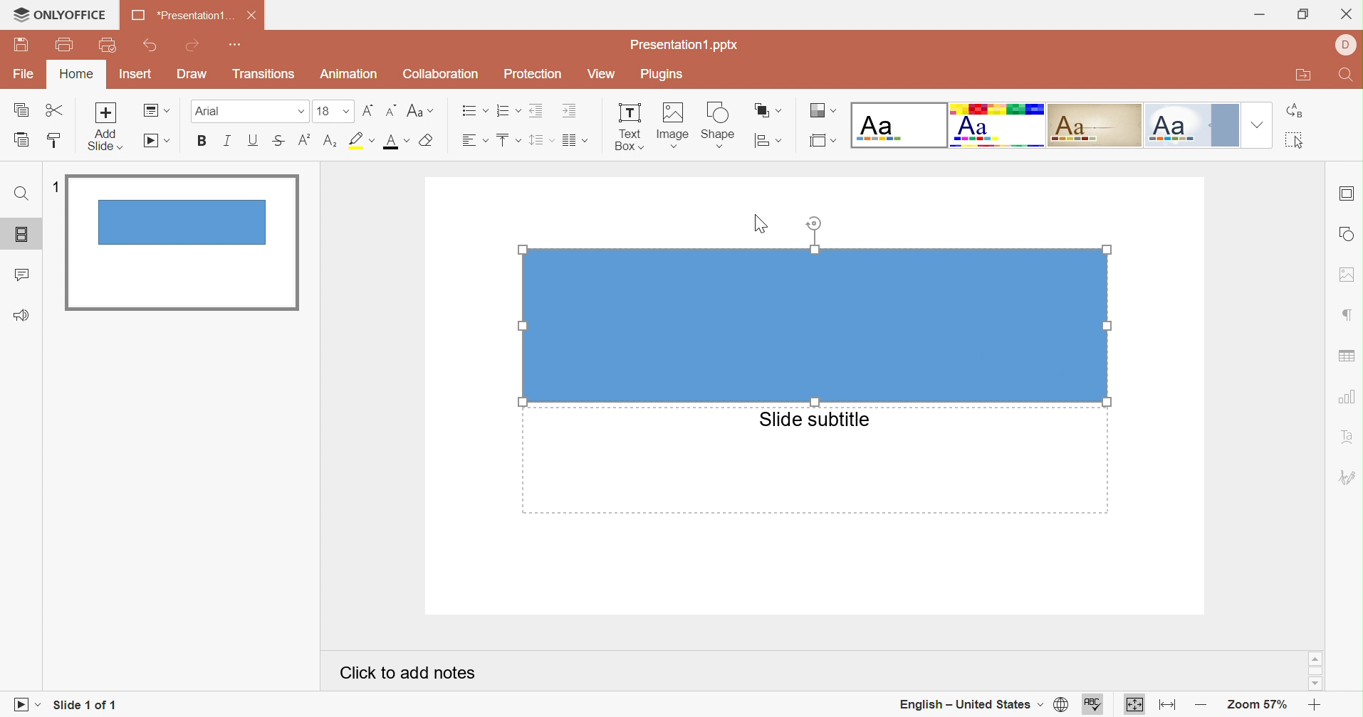  I want to click on Change slide size, so click(822, 141).